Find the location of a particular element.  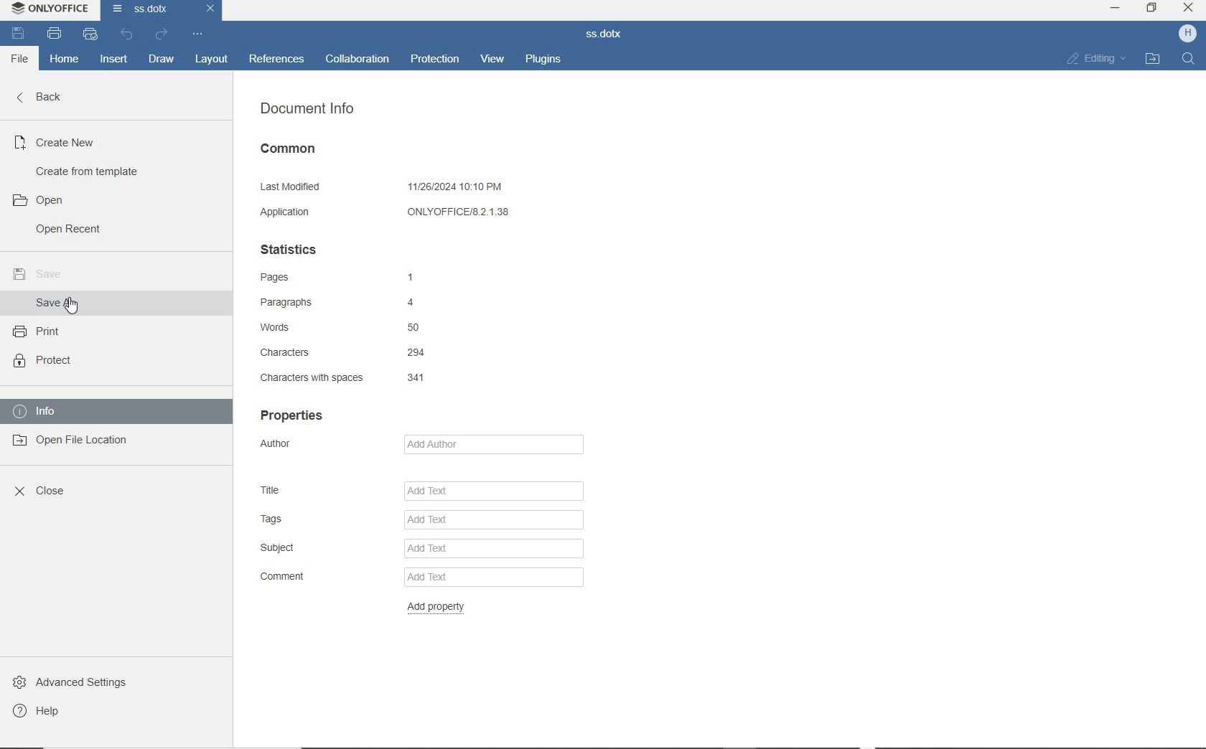

FILE is located at coordinates (22, 60).